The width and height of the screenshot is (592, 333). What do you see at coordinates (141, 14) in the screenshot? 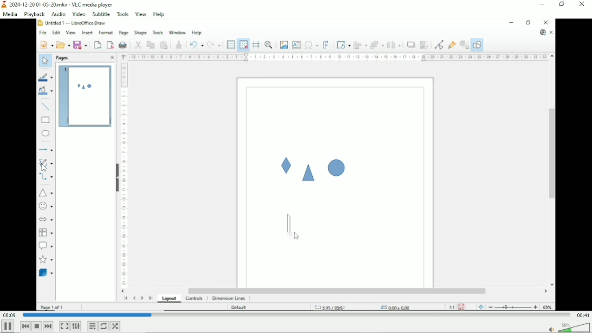
I see `View` at bounding box center [141, 14].